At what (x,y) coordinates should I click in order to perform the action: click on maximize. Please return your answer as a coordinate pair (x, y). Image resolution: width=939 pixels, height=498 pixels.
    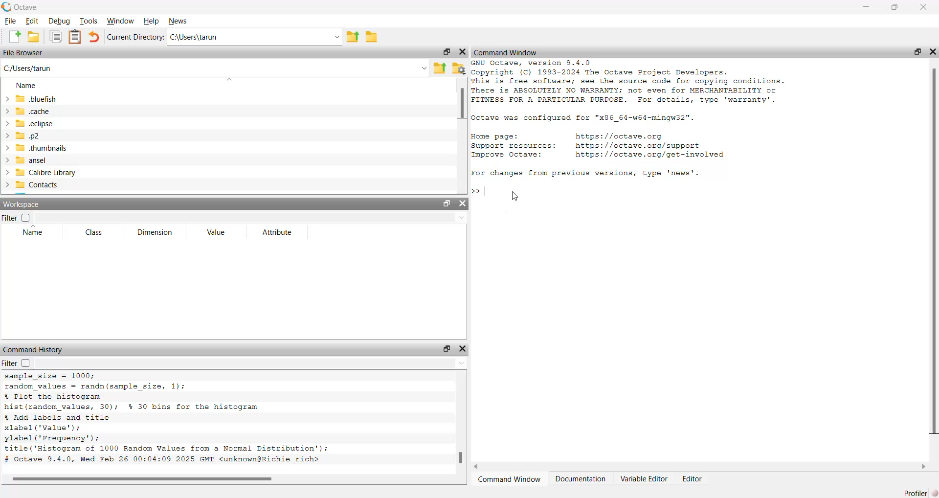
    Looking at the image, I should click on (445, 349).